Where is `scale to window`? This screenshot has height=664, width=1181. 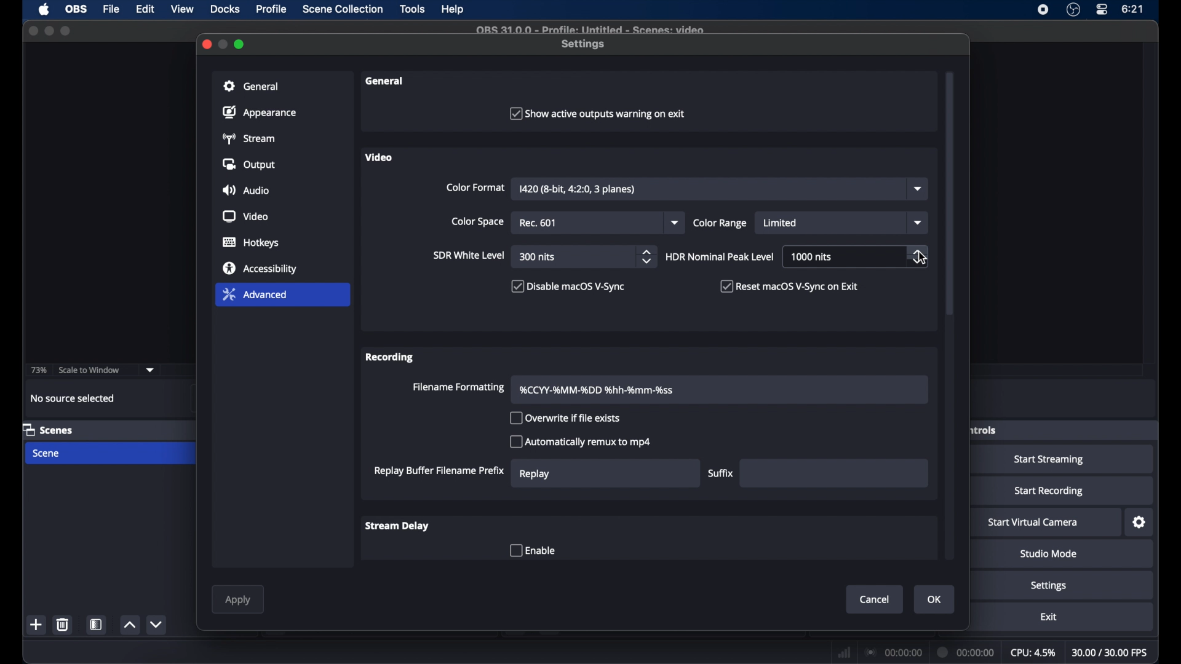 scale to window is located at coordinates (90, 369).